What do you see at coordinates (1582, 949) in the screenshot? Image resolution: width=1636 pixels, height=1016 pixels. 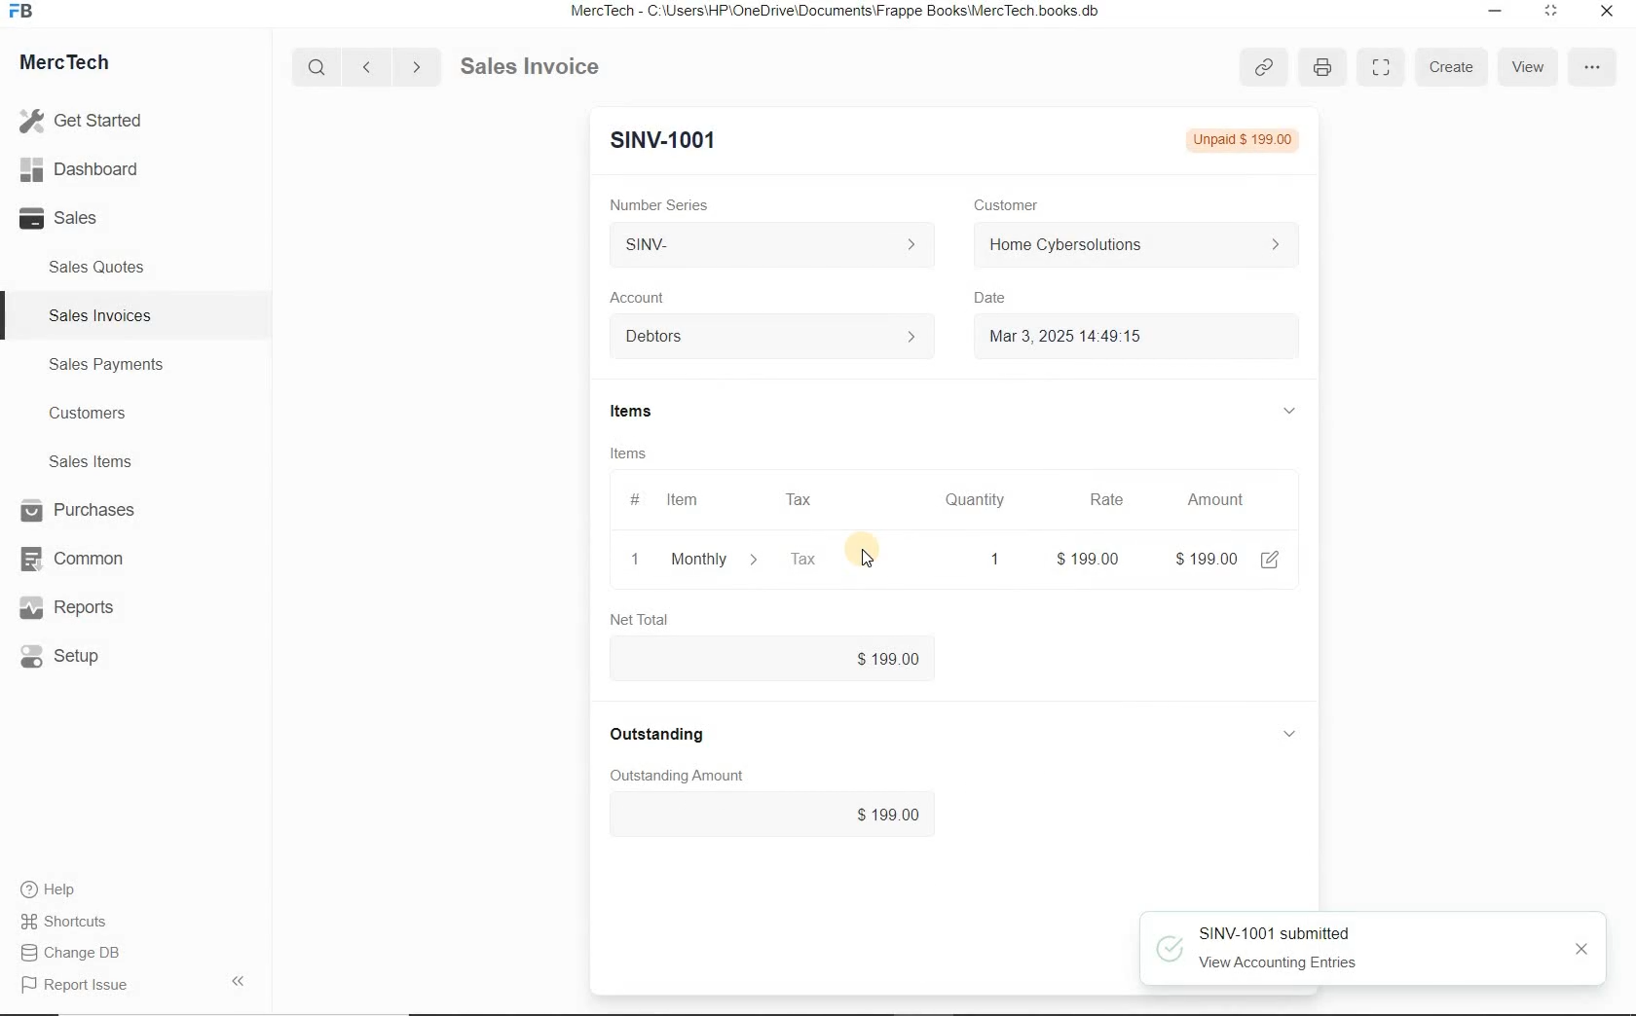 I see `close` at bounding box center [1582, 949].